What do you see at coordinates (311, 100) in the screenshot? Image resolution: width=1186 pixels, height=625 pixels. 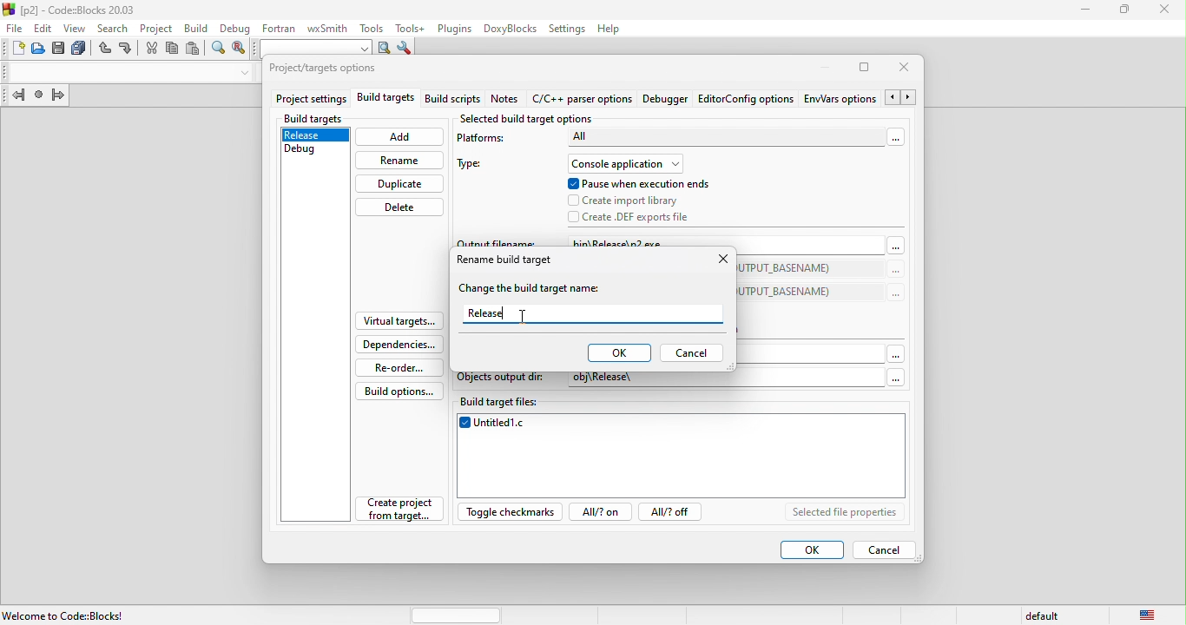 I see `project settings` at bounding box center [311, 100].